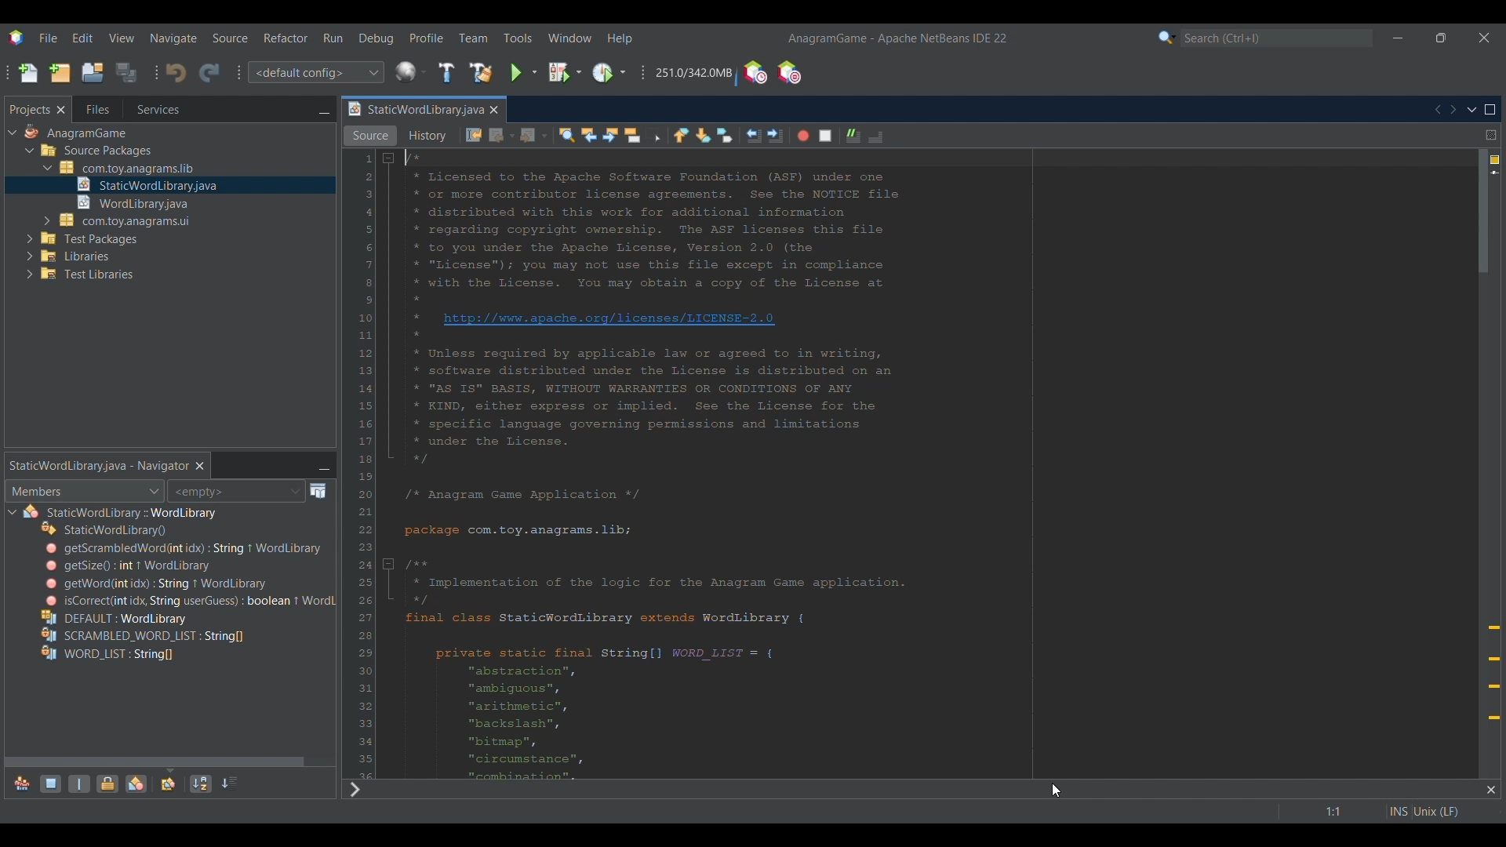 This screenshot has width=1506, height=847. I want to click on Forward options, so click(544, 136).